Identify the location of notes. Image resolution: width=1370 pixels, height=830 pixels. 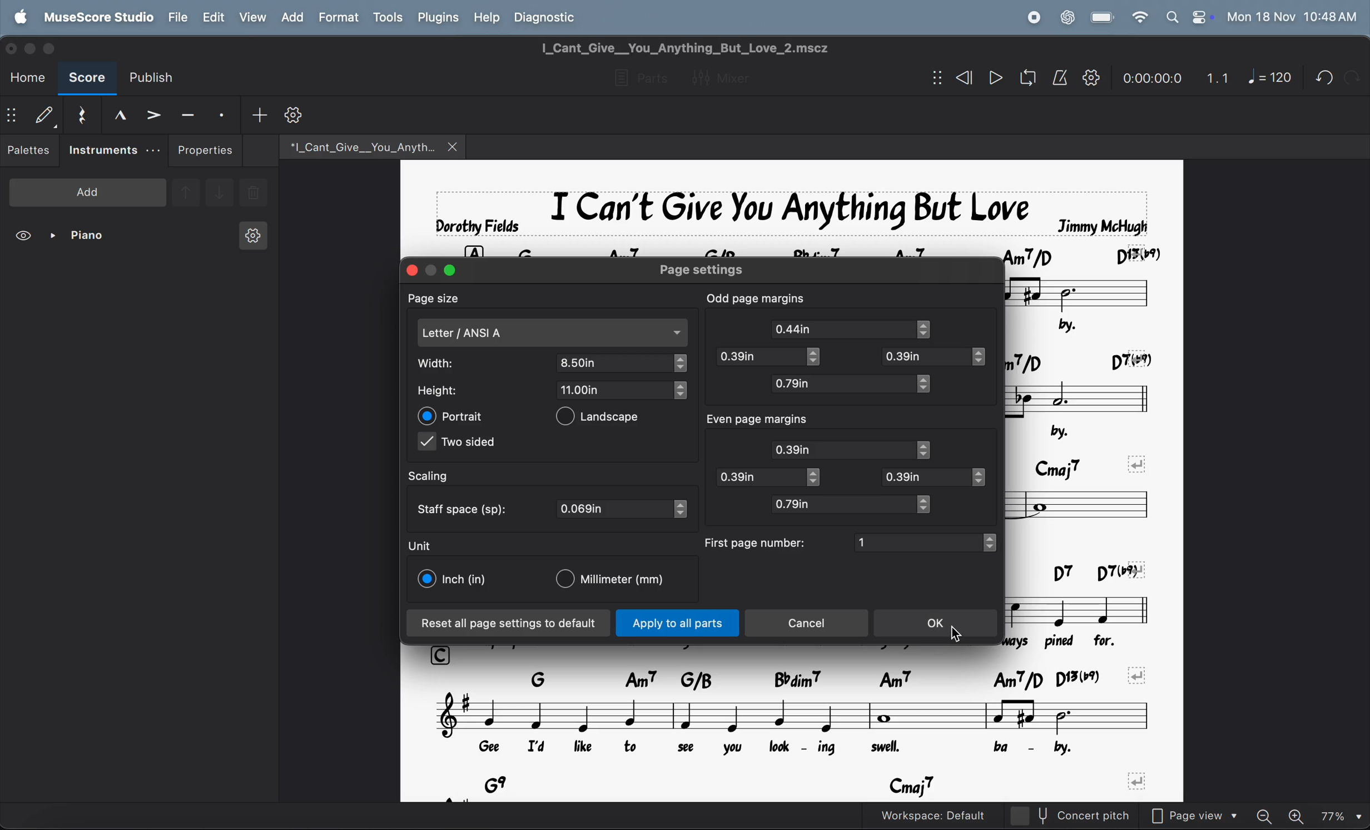
(1088, 607).